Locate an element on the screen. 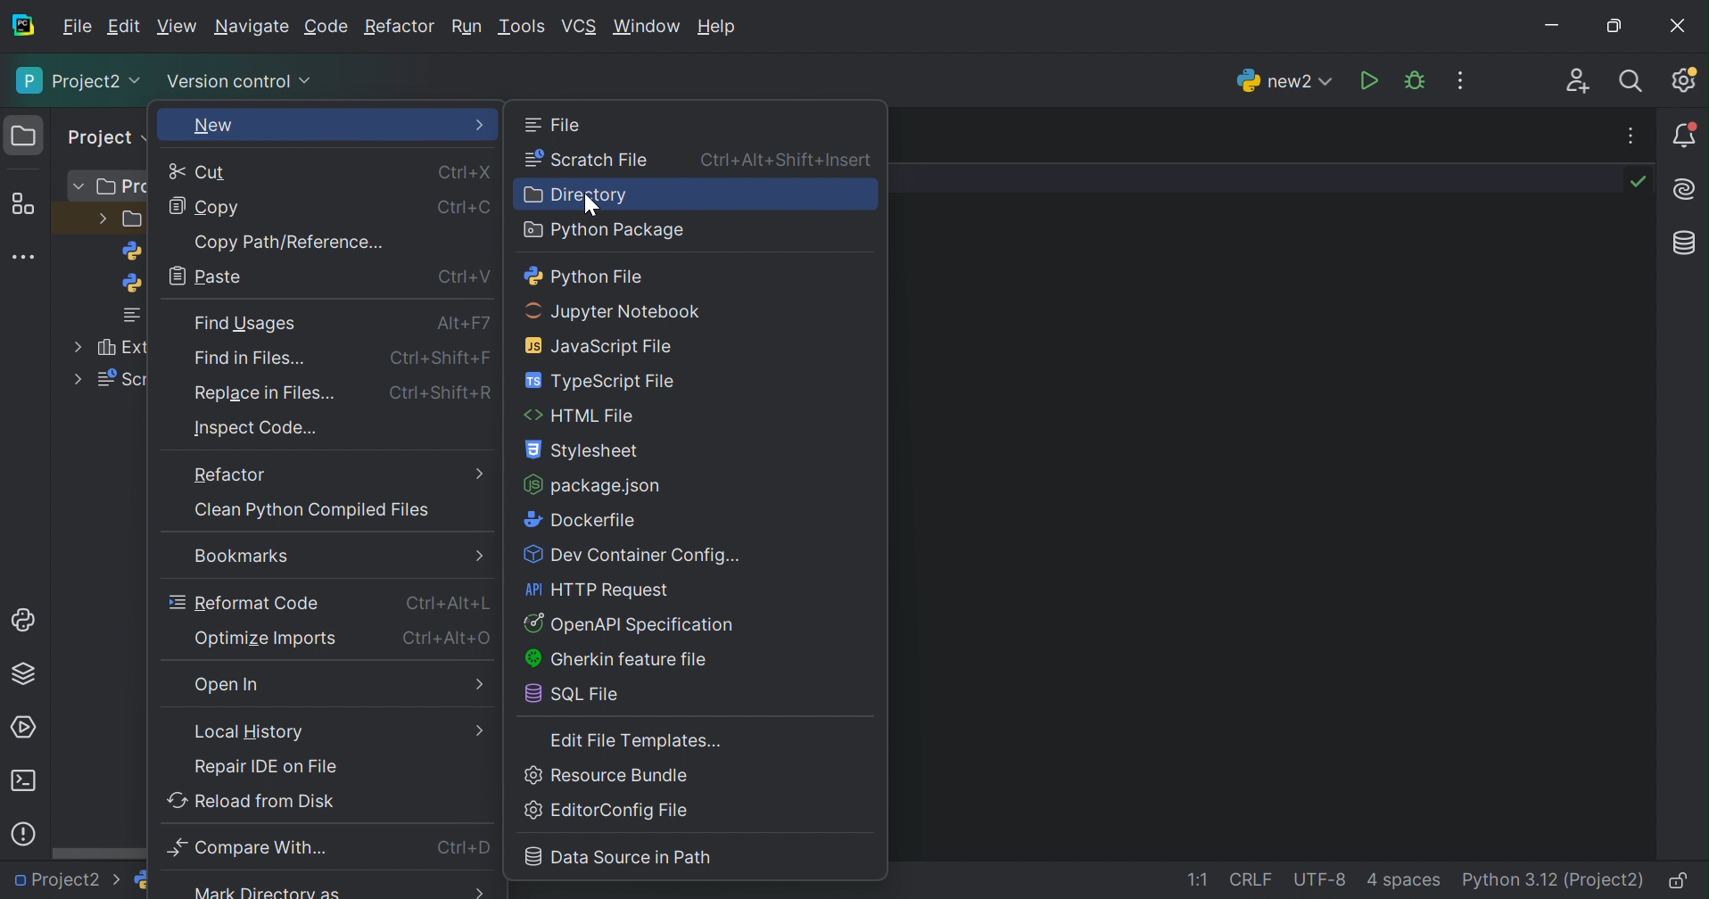  Reformat code is located at coordinates (244, 603).